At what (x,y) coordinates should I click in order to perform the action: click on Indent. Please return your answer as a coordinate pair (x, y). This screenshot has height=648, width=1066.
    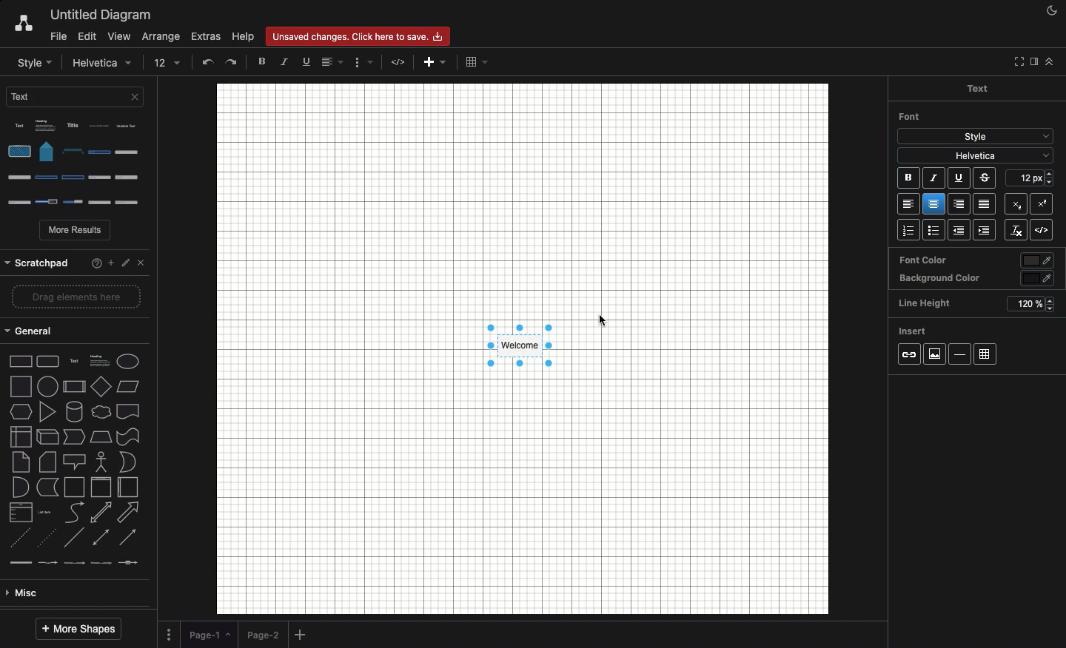
    Looking at the image, I should click on (984, 232).